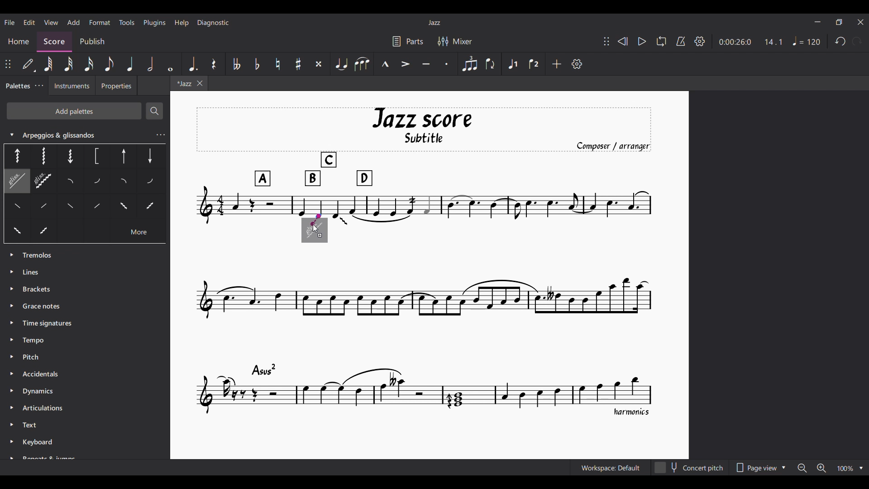  I want to click on Half note, so click(151, 64).